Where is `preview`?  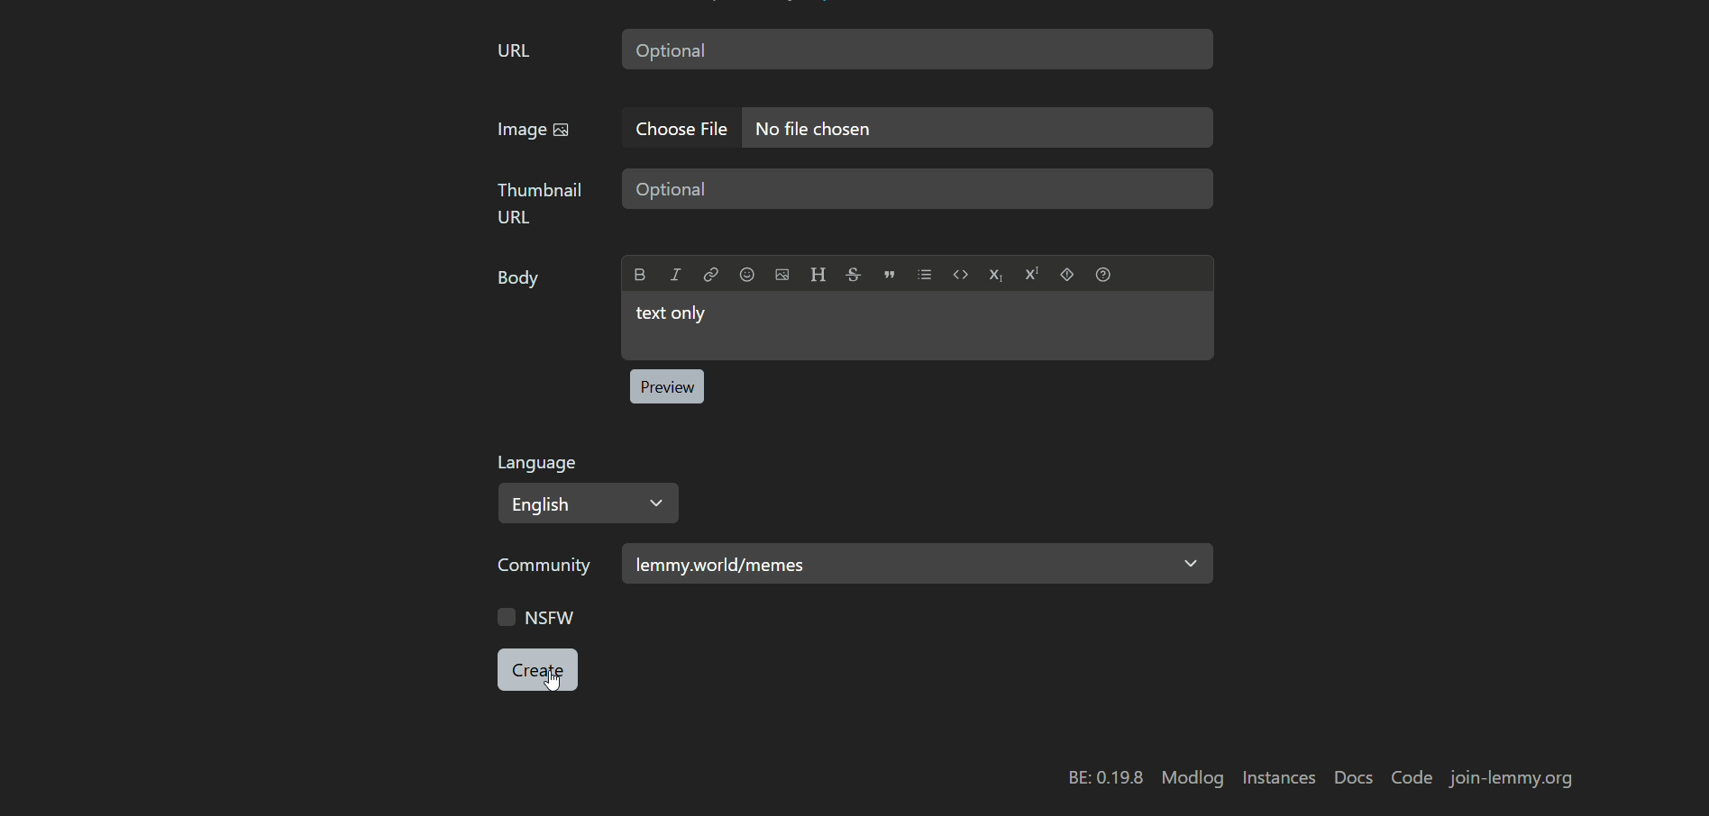
preview is located at coordinates (666, 386).